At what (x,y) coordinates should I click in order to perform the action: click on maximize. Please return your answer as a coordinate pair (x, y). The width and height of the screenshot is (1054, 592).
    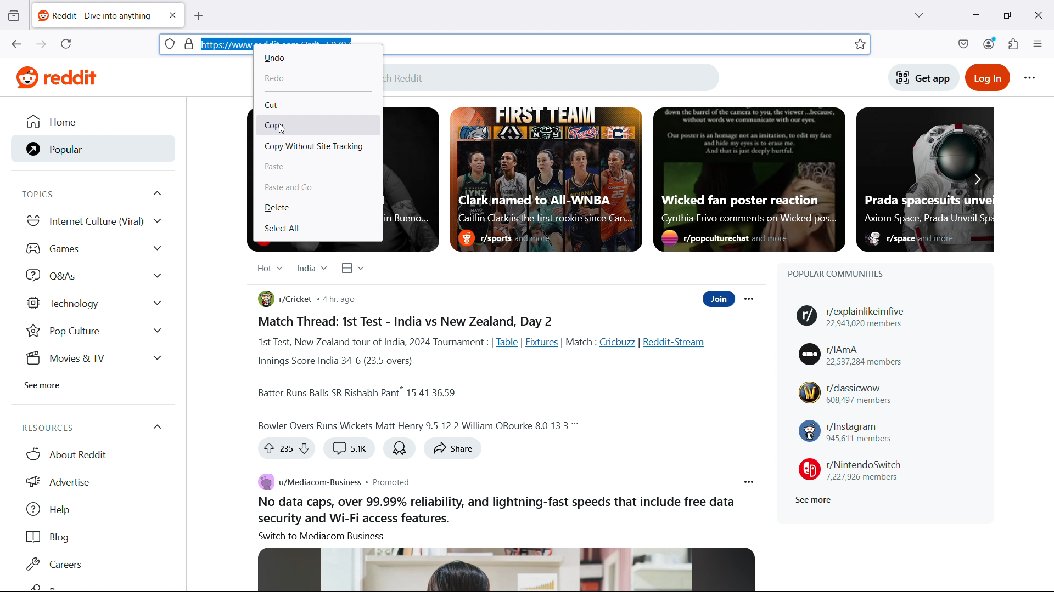
    Looking at the image, I should click on (1007, 14).